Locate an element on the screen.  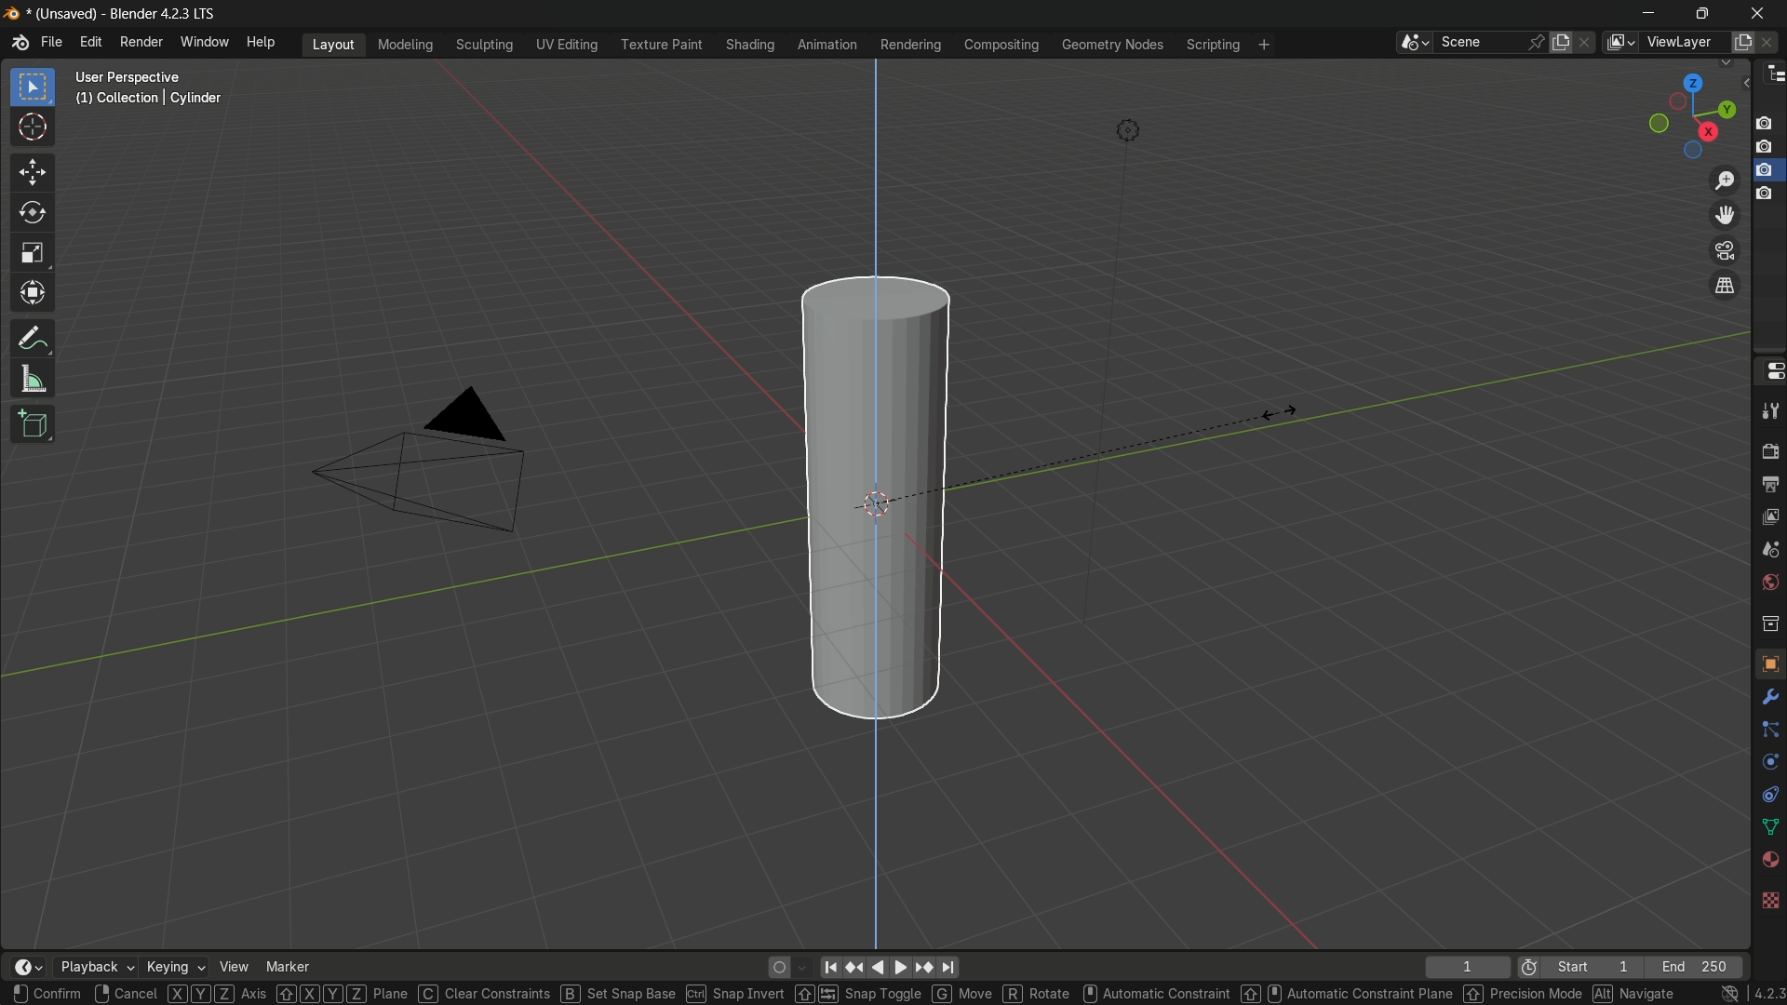
jump to keyframe is located at coordinates (853, 967).